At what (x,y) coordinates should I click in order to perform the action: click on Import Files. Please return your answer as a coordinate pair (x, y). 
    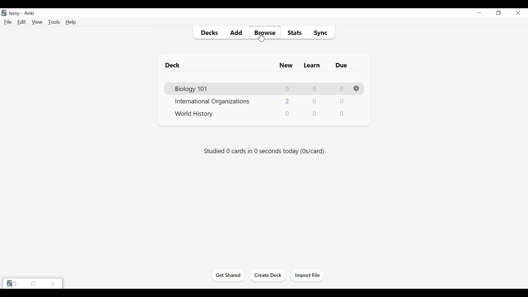
    Looking at the image, I should click on (307, 276).